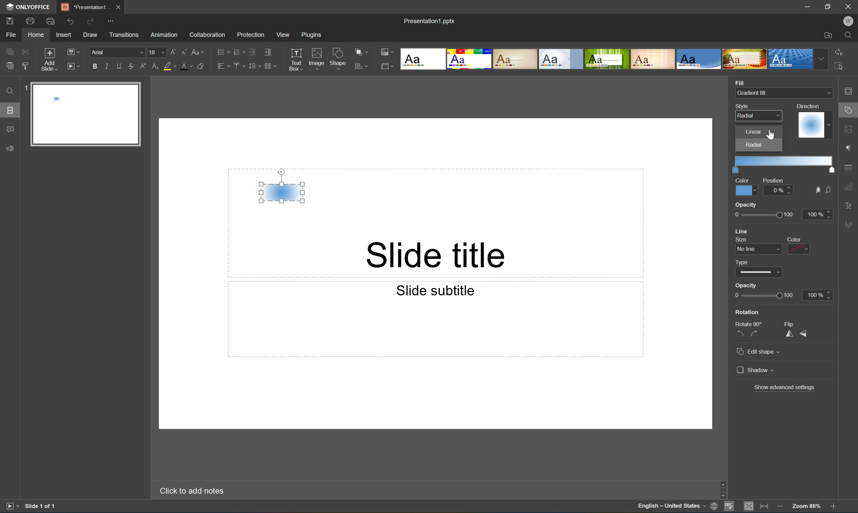  What do you see at coordinates (313, 35) in the screenshot?
I see `Plugins` at bounding box center [313, 35].